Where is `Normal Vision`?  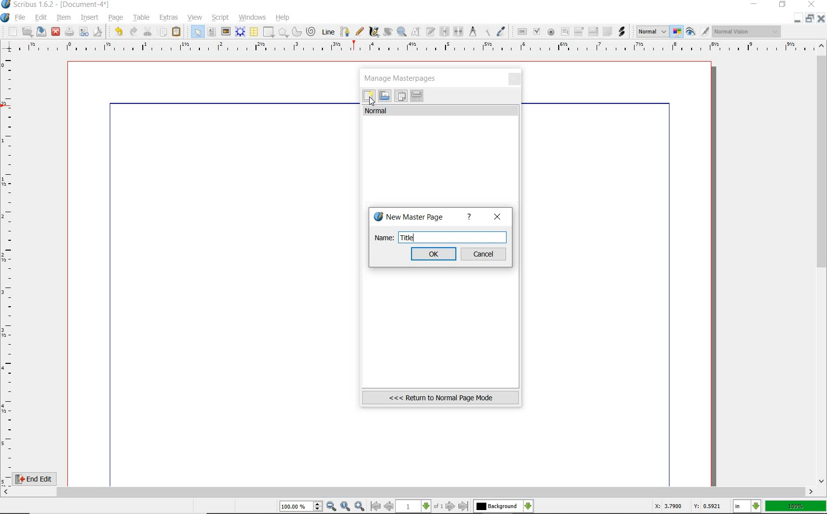
Normal Vision is located at coordinates (747, 32).